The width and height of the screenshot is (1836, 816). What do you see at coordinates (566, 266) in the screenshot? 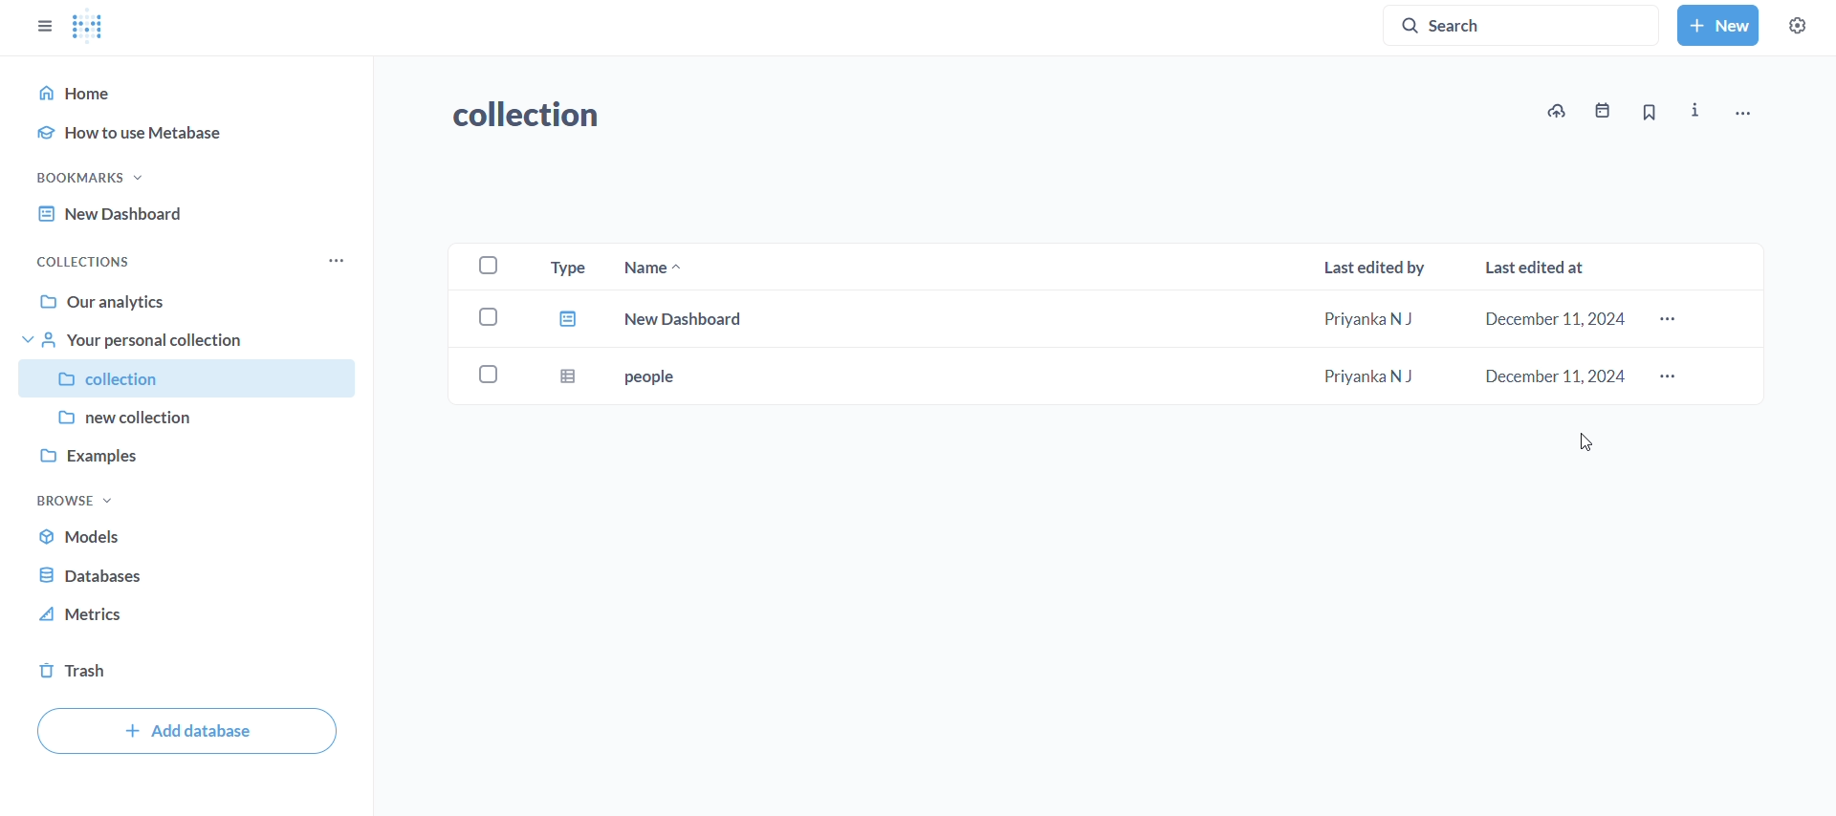
I see `type` at bounding box center [566, 266].